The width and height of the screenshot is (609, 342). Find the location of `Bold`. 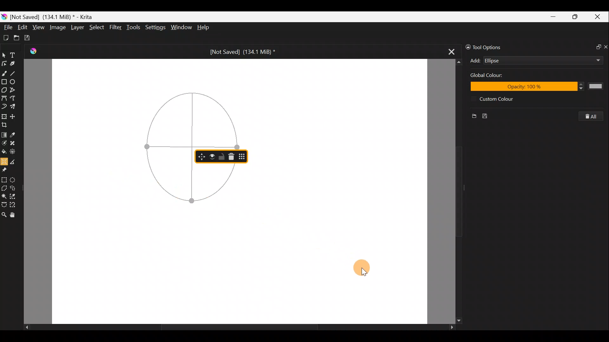

Bold is located at coordinates (211, 155).